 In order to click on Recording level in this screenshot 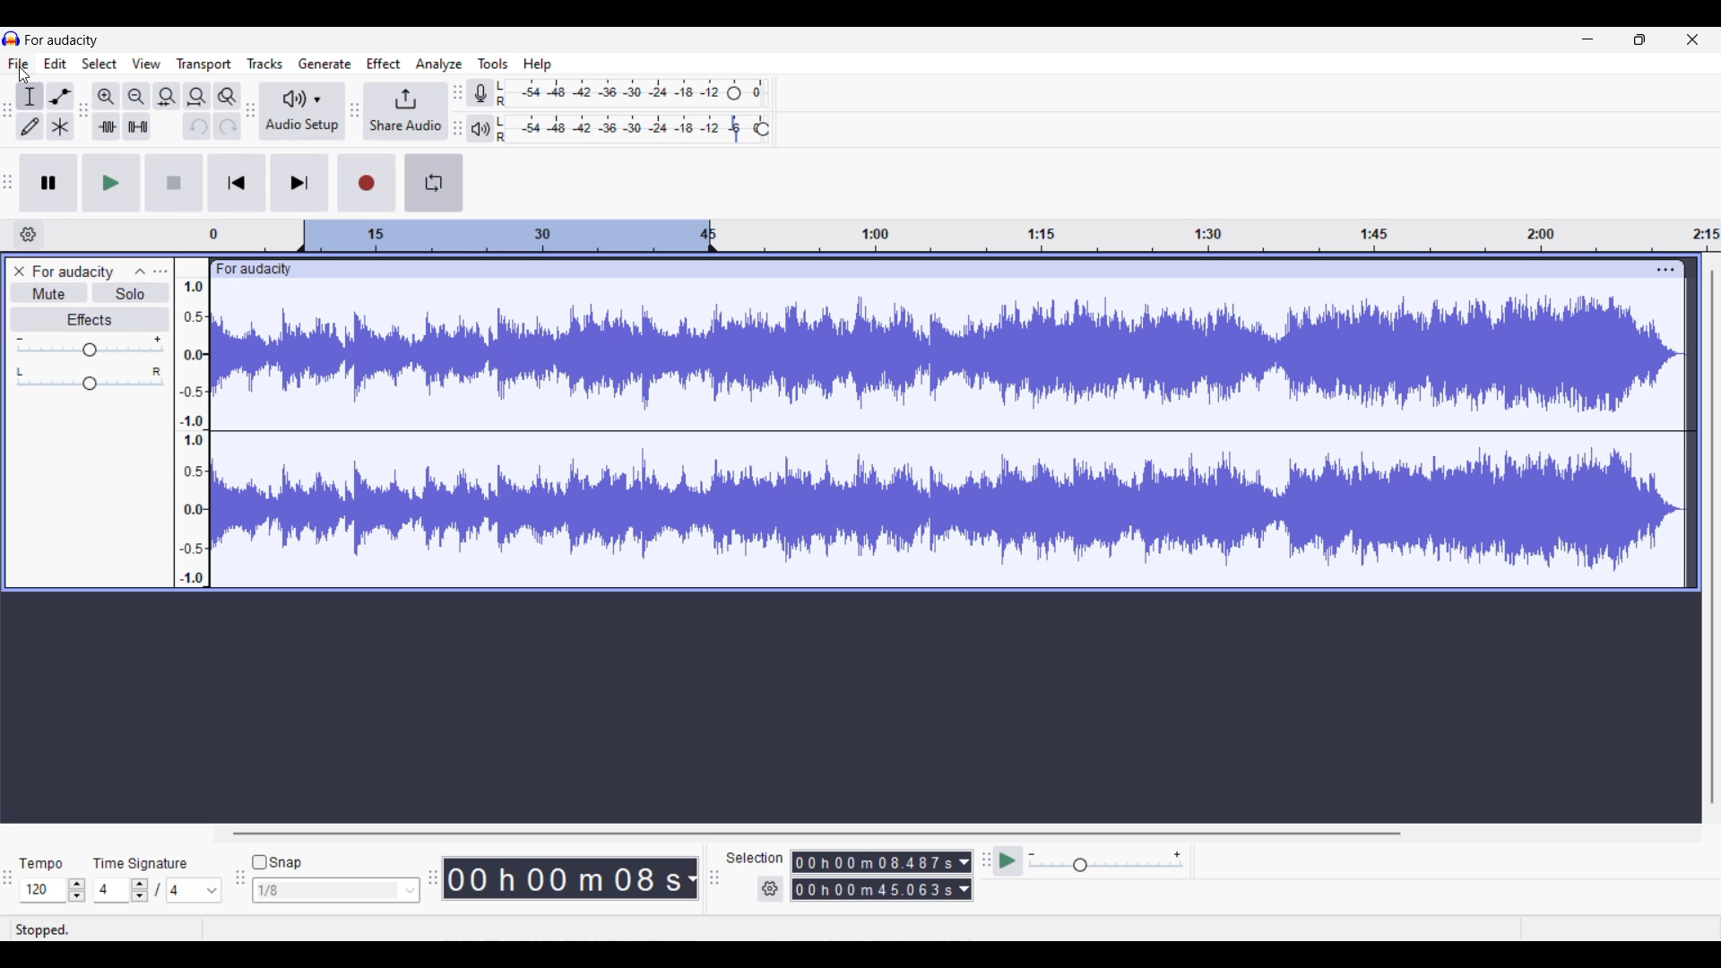, I will do `click(610, 93)`.